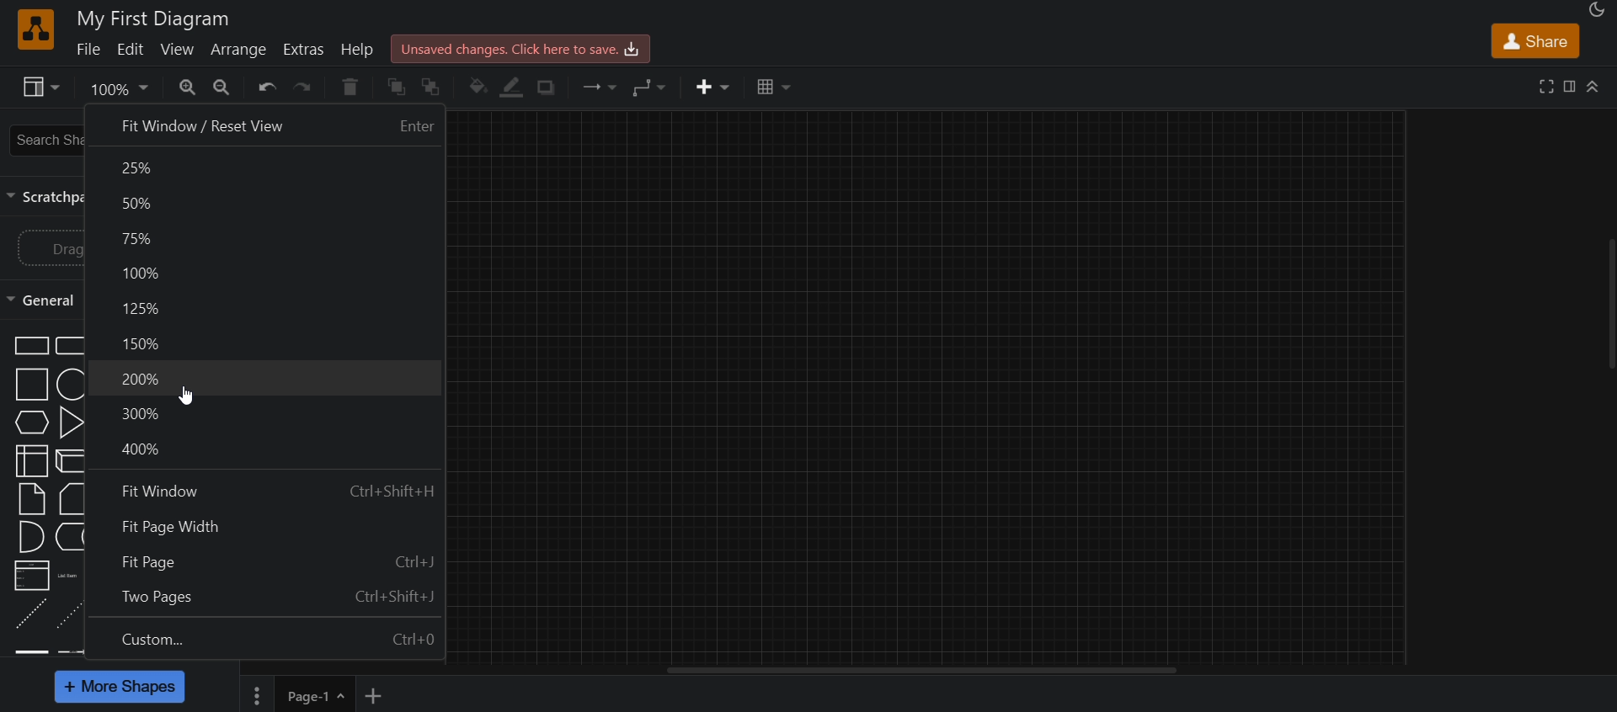  Describe the element at coordinates (1598, 86) in the screenshot. I see `collapse/expand` at that location.